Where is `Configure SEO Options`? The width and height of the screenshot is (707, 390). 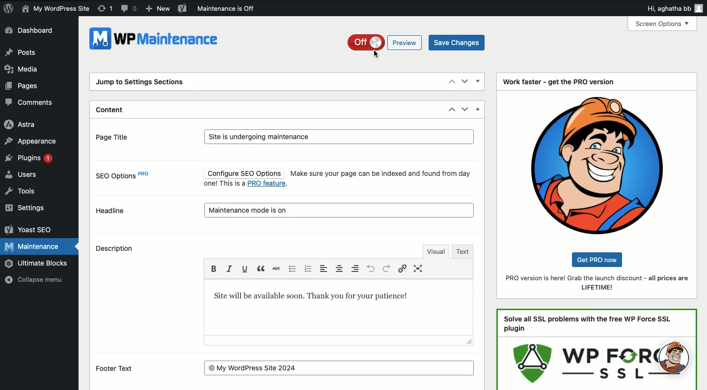
Configure SEO Options is located at coordinates (243, 173).